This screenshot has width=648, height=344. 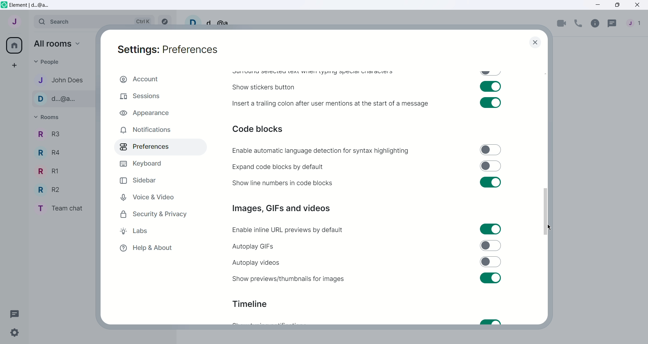 I want to click on Show line numbers in code blocks, so click(x=282, y=182).